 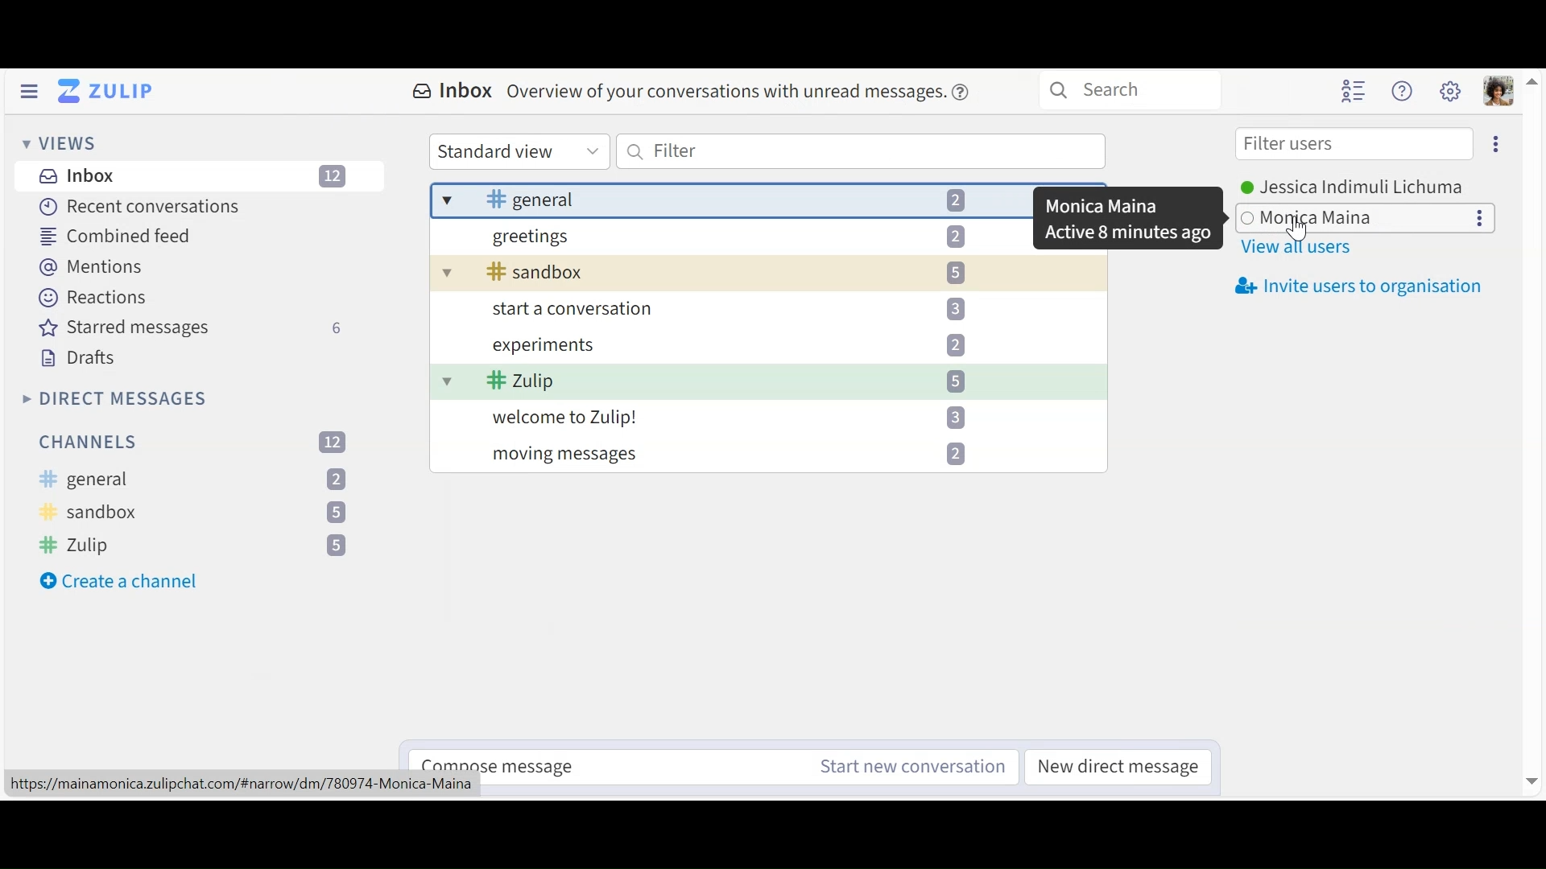 What do you see at coordinates (1494, 144) in the screenshot?
I see `Eclipse` at bounding box center [1494, 144].